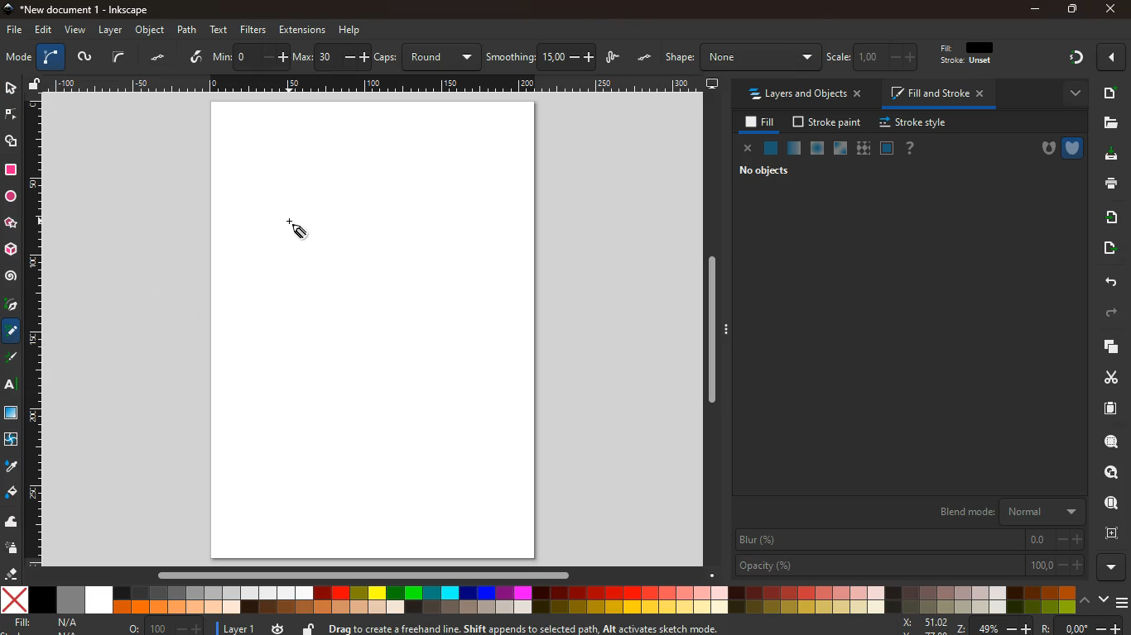 The width and height of the screenshot is (1131, 635). Describe the element at coordinates (795, 149) in the screenshot. I see `opacity` at that location.